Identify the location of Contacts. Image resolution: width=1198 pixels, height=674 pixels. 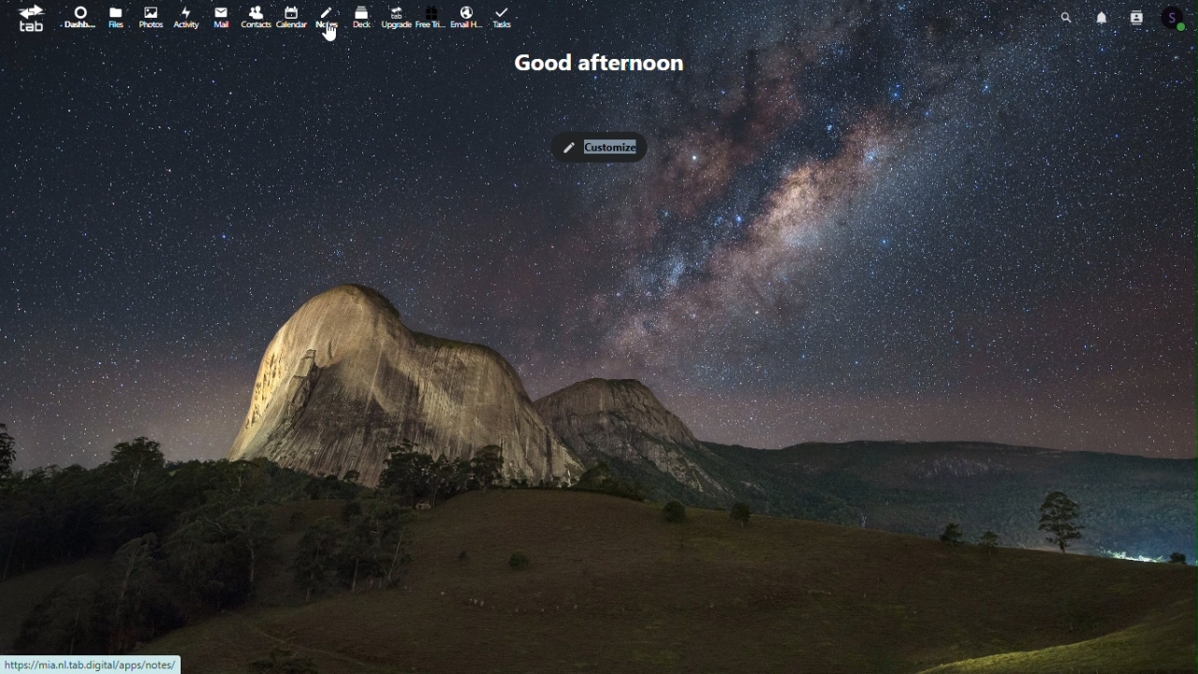
(1141, 14).